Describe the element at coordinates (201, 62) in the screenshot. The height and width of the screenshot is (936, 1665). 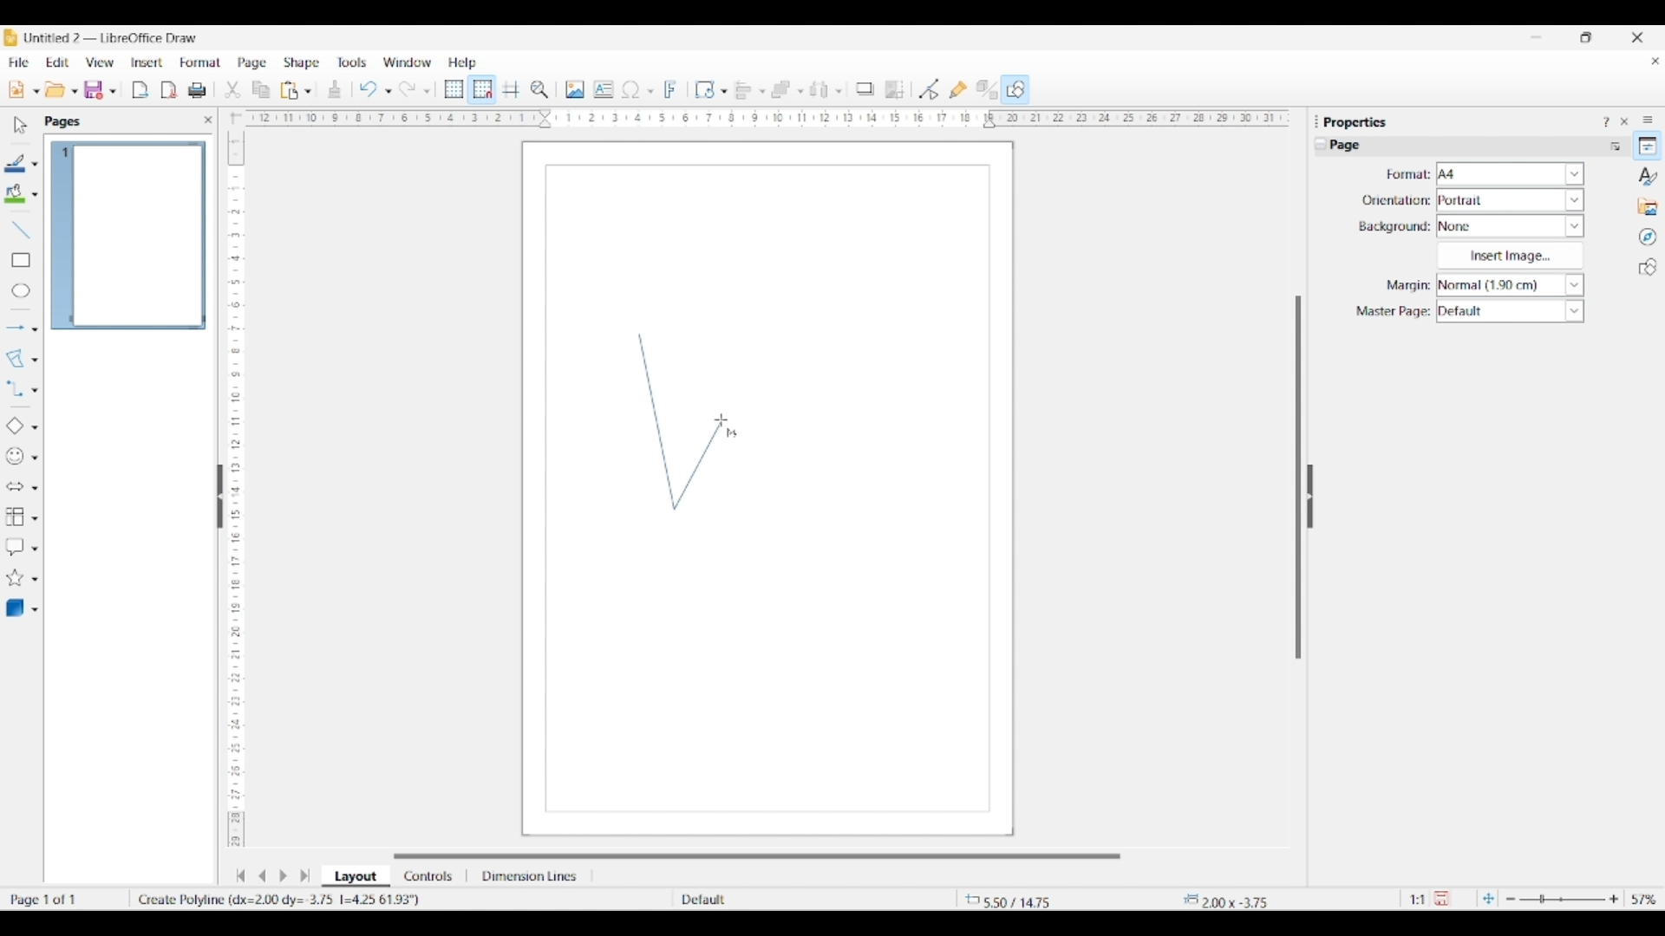
I see `Format` at that location.